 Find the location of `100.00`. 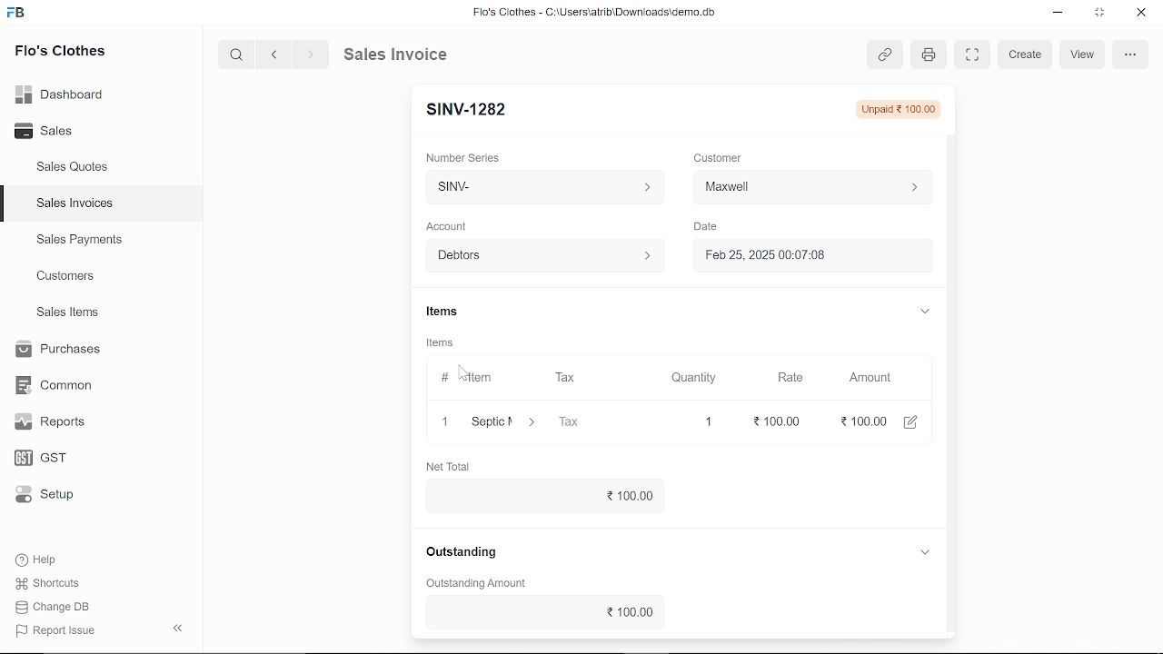

100.00 is located at coordinates (540, 497).